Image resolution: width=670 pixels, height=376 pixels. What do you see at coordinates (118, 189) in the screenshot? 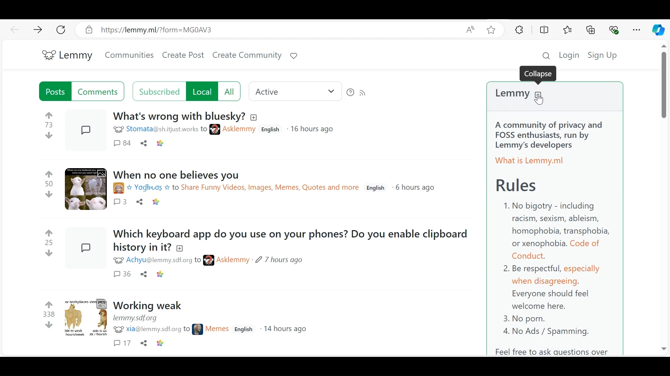
I see `icon` at bounding box center [118, 189].